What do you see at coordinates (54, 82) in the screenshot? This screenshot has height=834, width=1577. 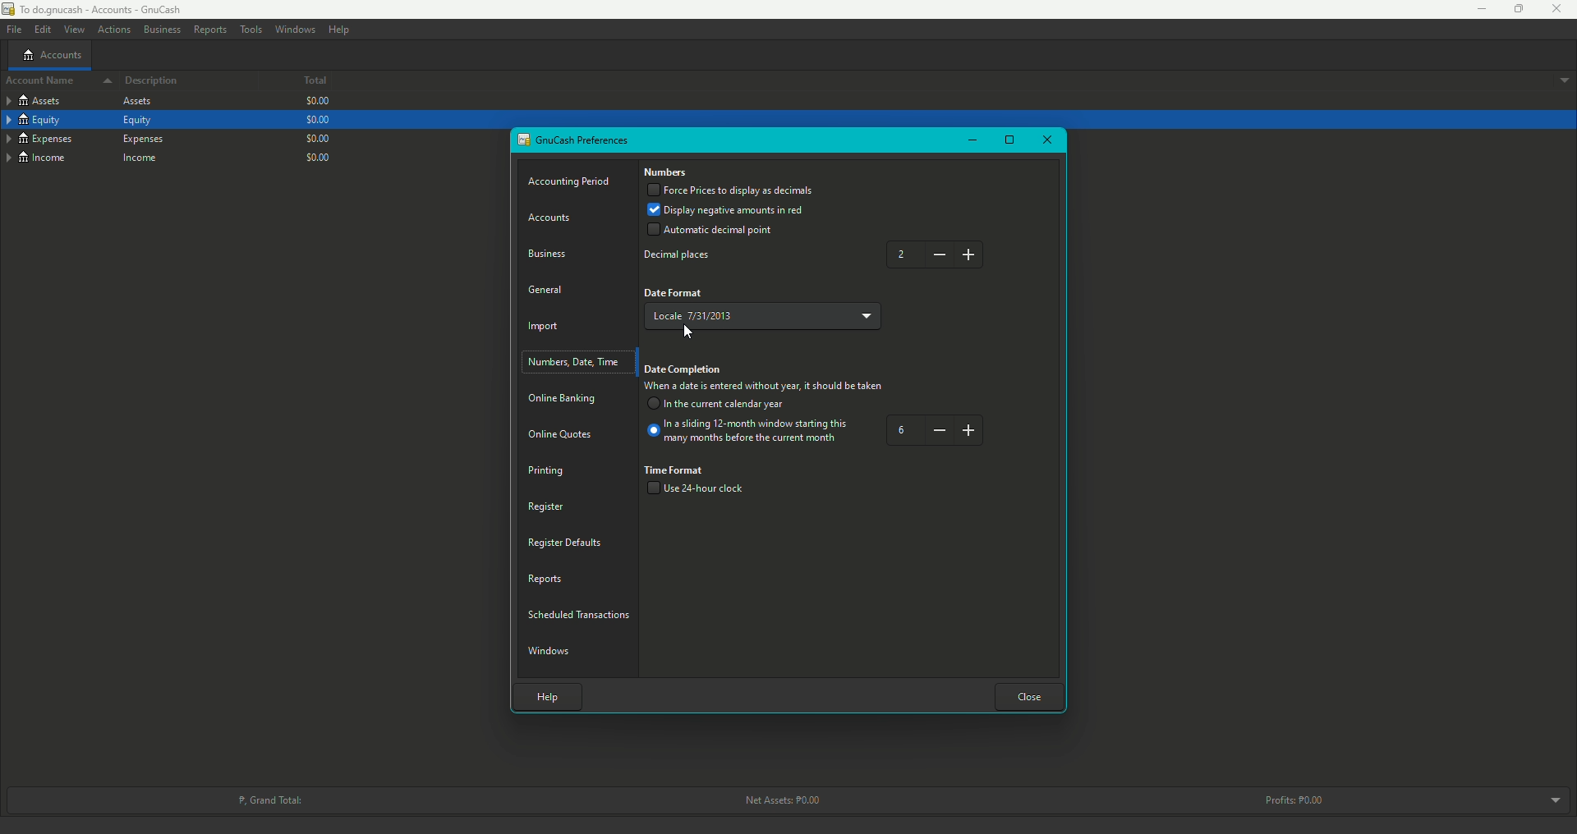 I see `Account name` at bounding box center [54, 82].